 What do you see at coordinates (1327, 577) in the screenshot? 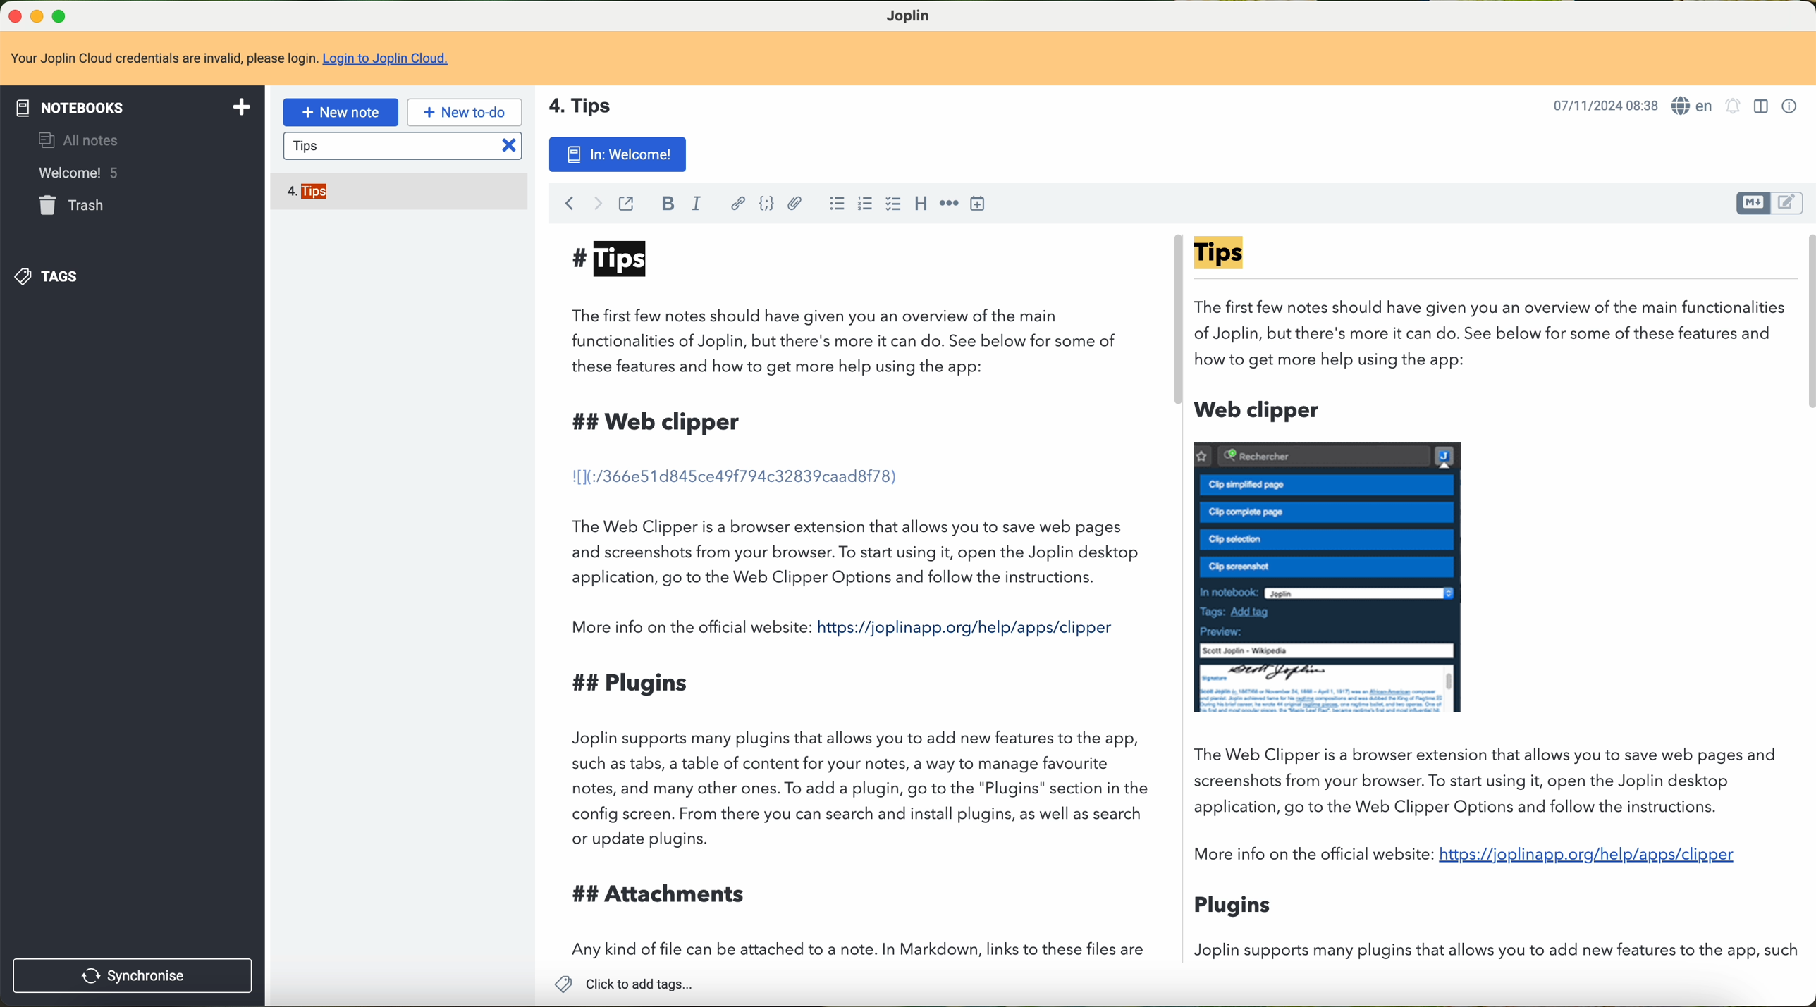
I see `Reacher.image` at bounding box center [1327, 577].